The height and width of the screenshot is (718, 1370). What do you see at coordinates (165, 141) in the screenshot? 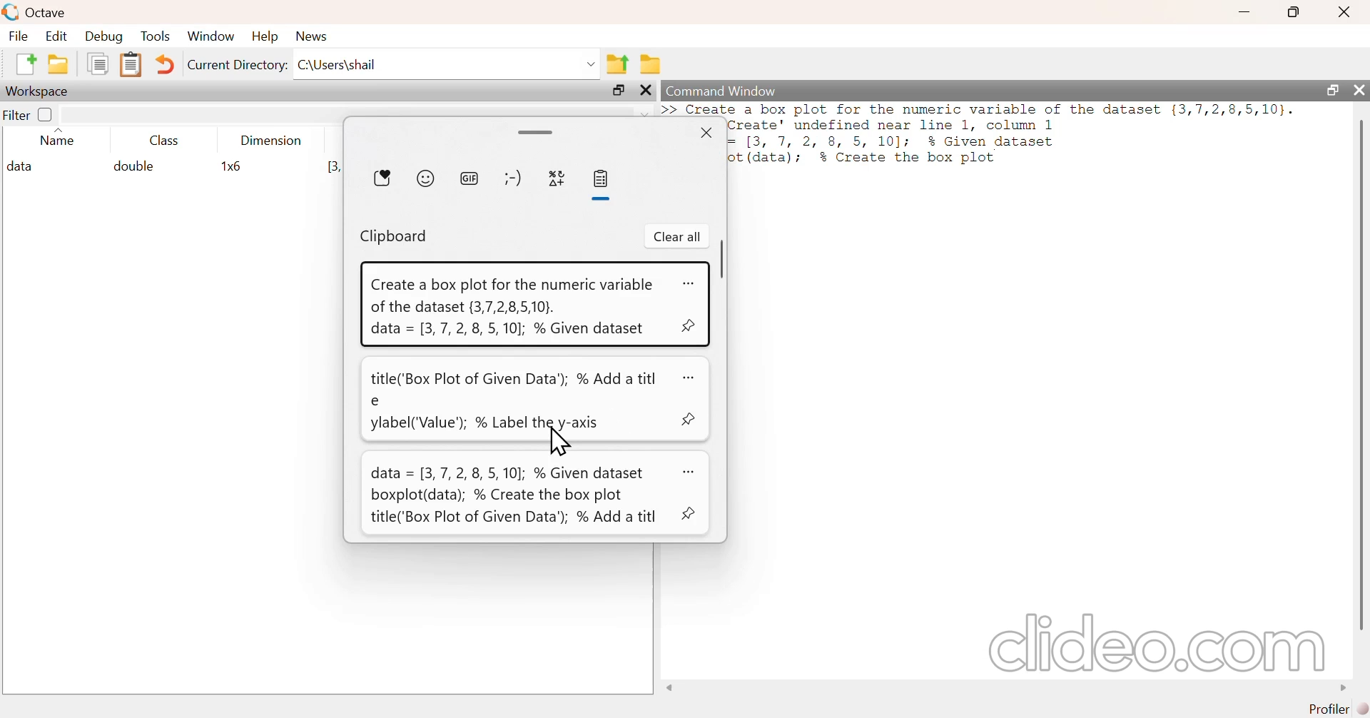
I see `class` at bounding box center [165, 141].